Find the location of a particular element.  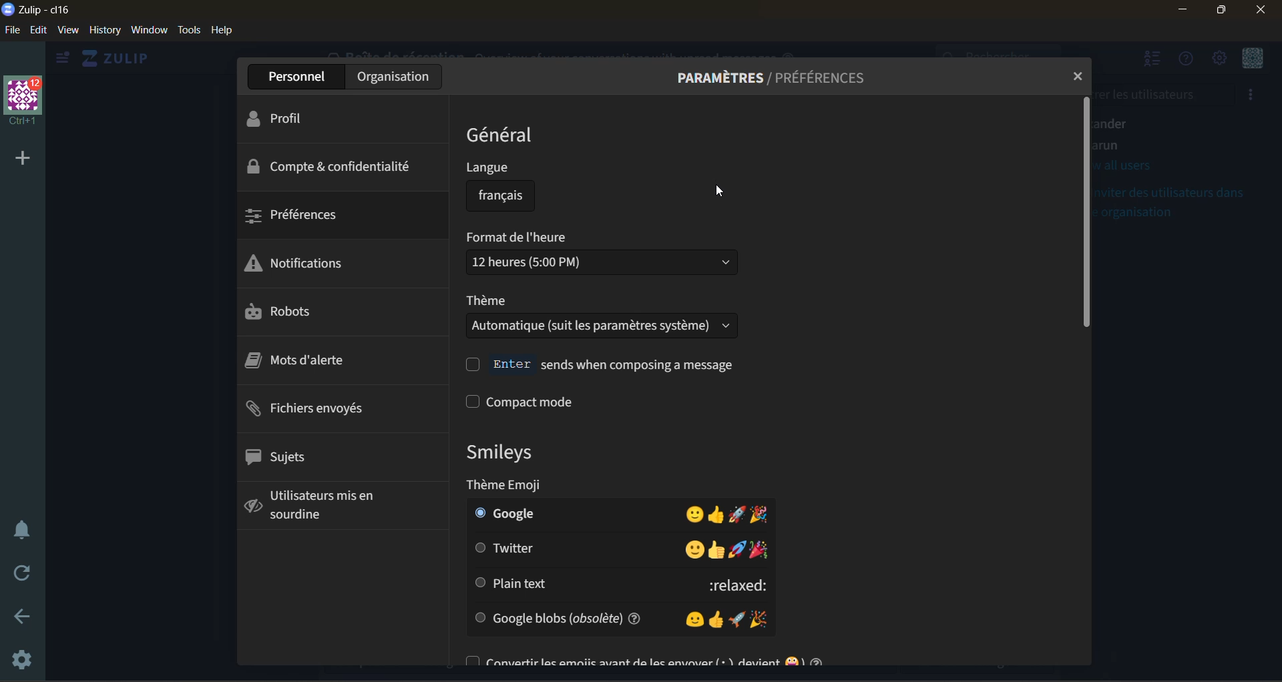

cursor is located at coordinates (719, 190).